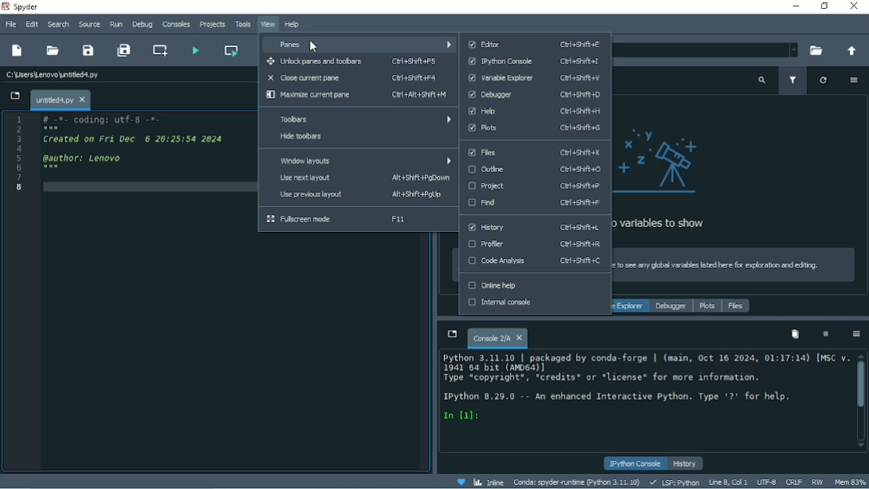 The height and width of the screenshot is (489, 869). Describe the element at coordinates (23, 7) in the screenshot. I see `Spyder` at that location.